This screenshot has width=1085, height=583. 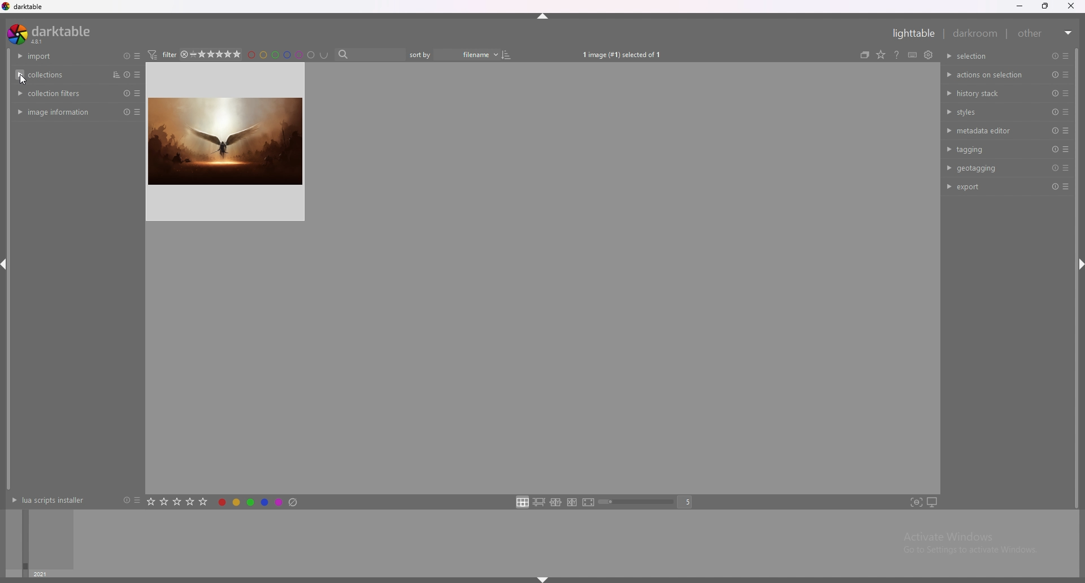 What do you see at coordinates (292, 55) in the screenshot?
I see `filter by color label` at bounding box center [292, 55].